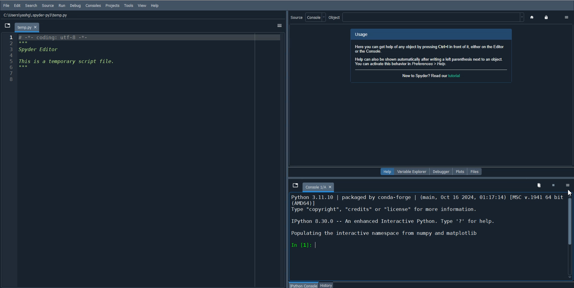 Image resolution: width=574 pixels, height=288 pixels. I want to click on File, so click(7, 6).